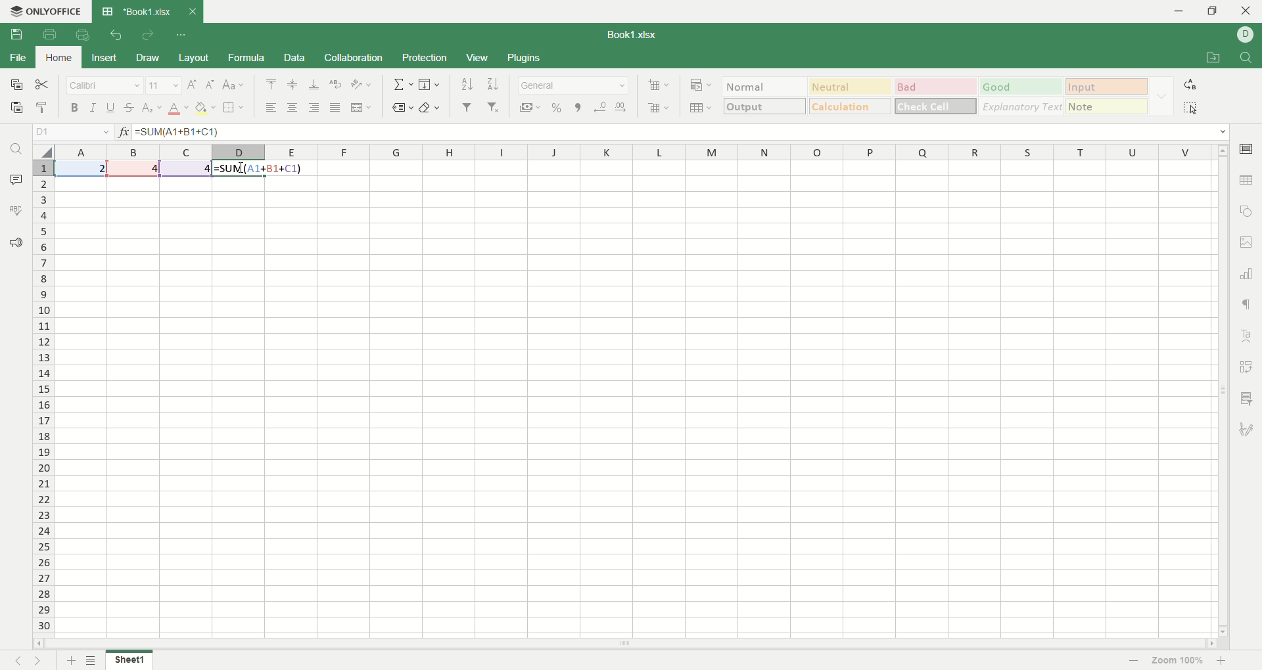 The image size is (1262, 670). Describe the element at coordinates (293, 108) in the screenshot. I see `align center` at that location.